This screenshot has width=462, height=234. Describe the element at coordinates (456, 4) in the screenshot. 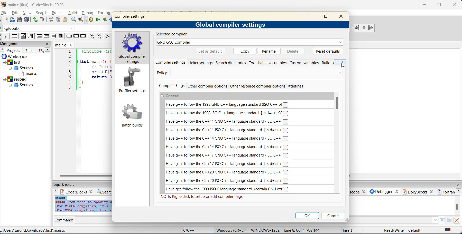

I see `close` at that location.